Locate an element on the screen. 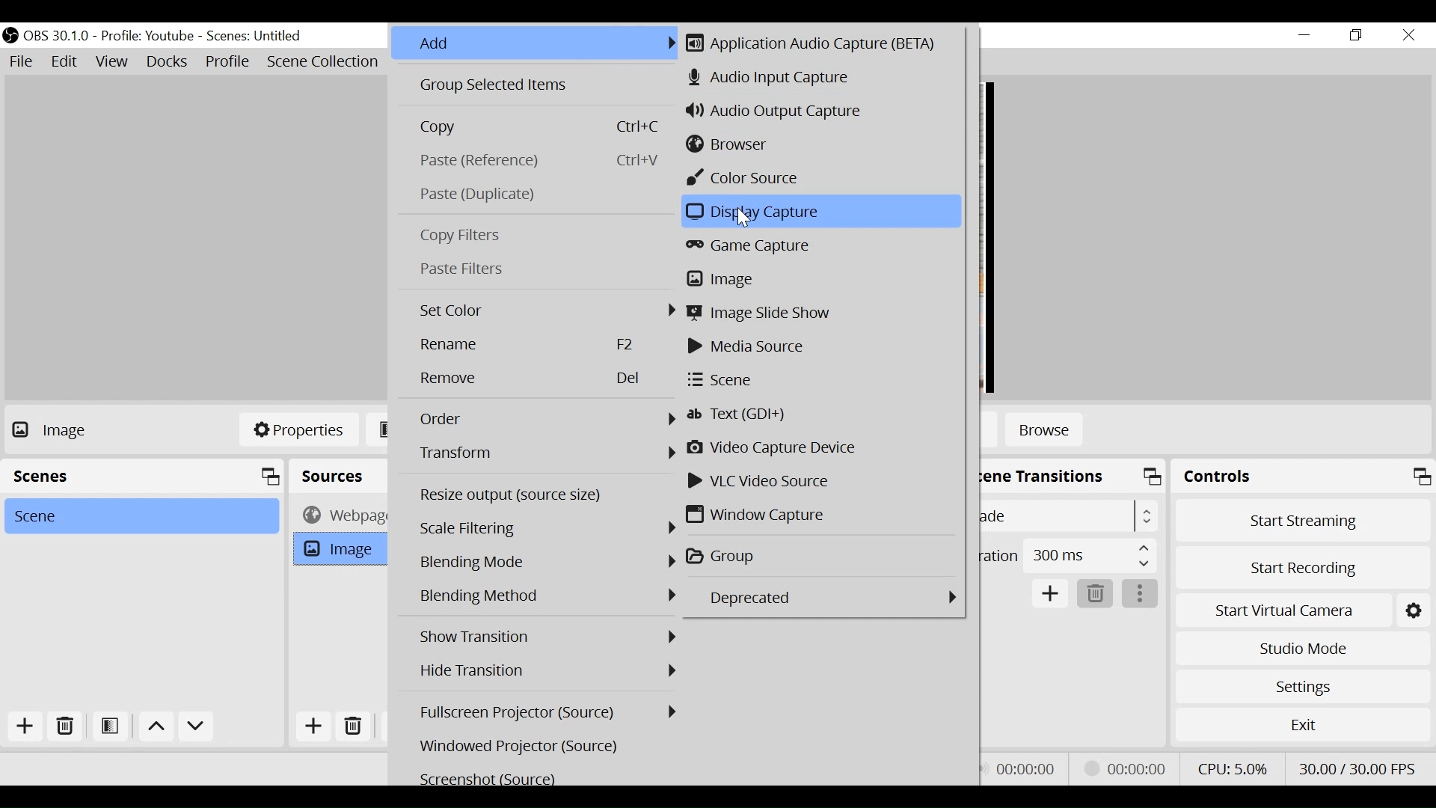  Add is located at coordinates (26, 728).